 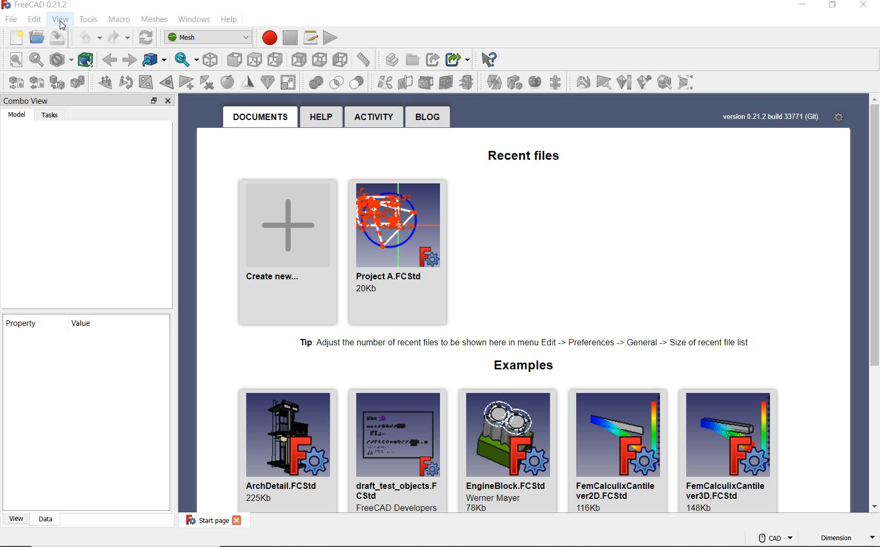 I want to click on switch between workbenches, so click(x=206, y=36).